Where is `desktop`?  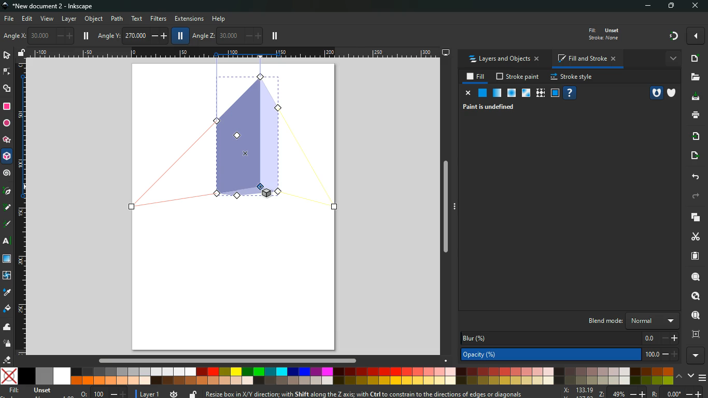
desktop is located at coordinates (446, 52).